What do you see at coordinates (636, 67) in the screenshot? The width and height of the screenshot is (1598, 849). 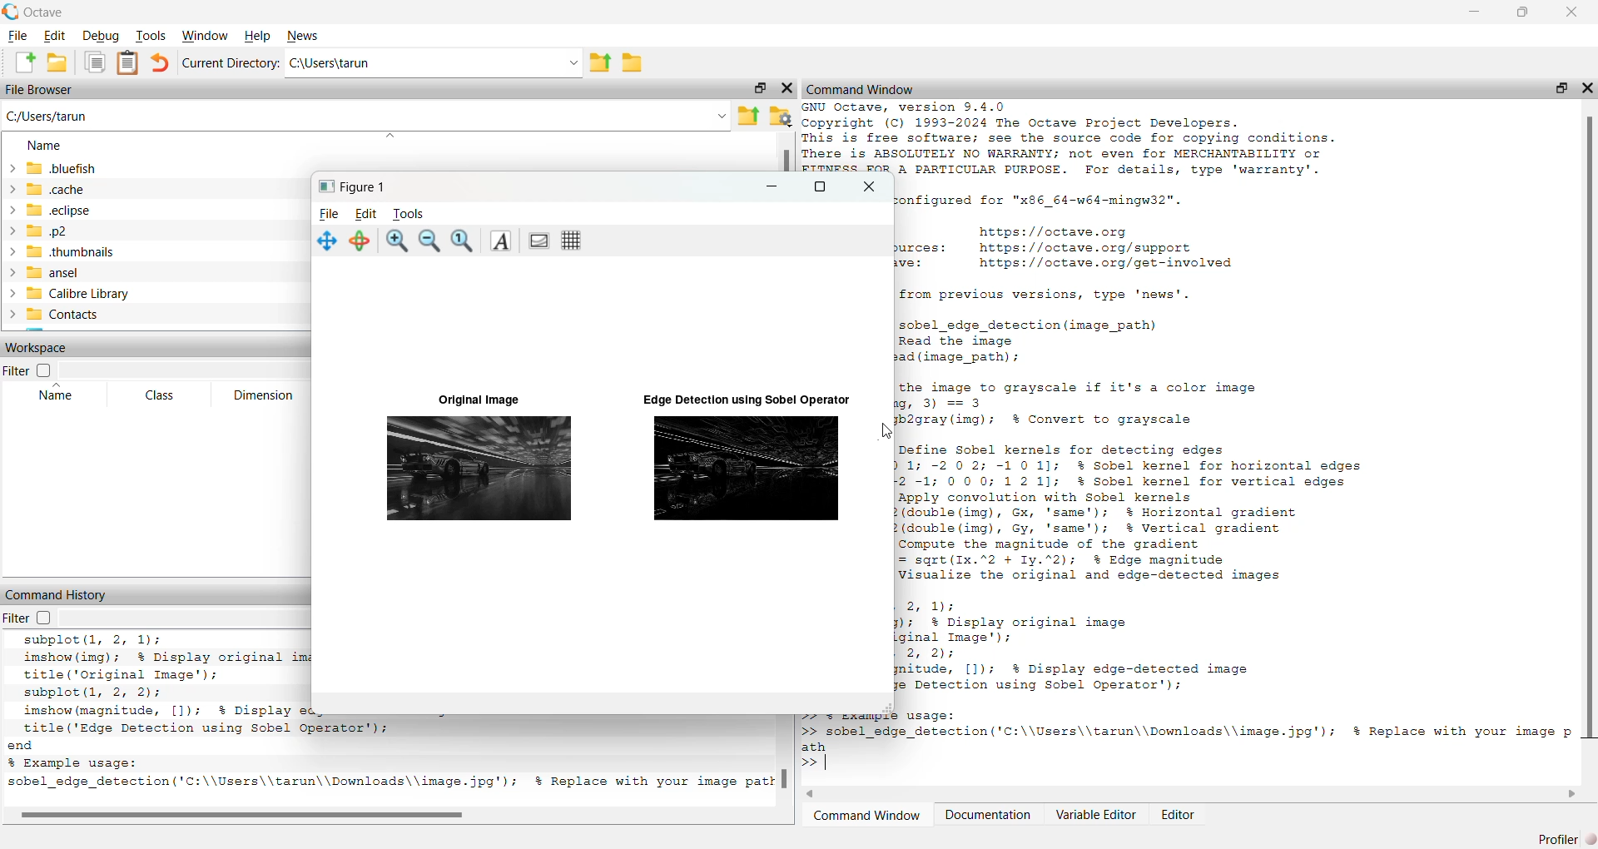 I see `folder` at bounding box center [636, 67].